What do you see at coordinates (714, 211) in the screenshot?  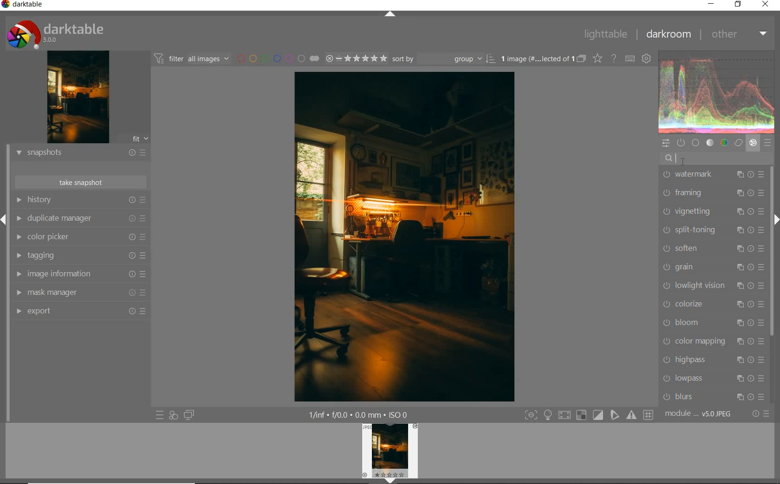 I see `vignetting` at bounding box center [714, 211].